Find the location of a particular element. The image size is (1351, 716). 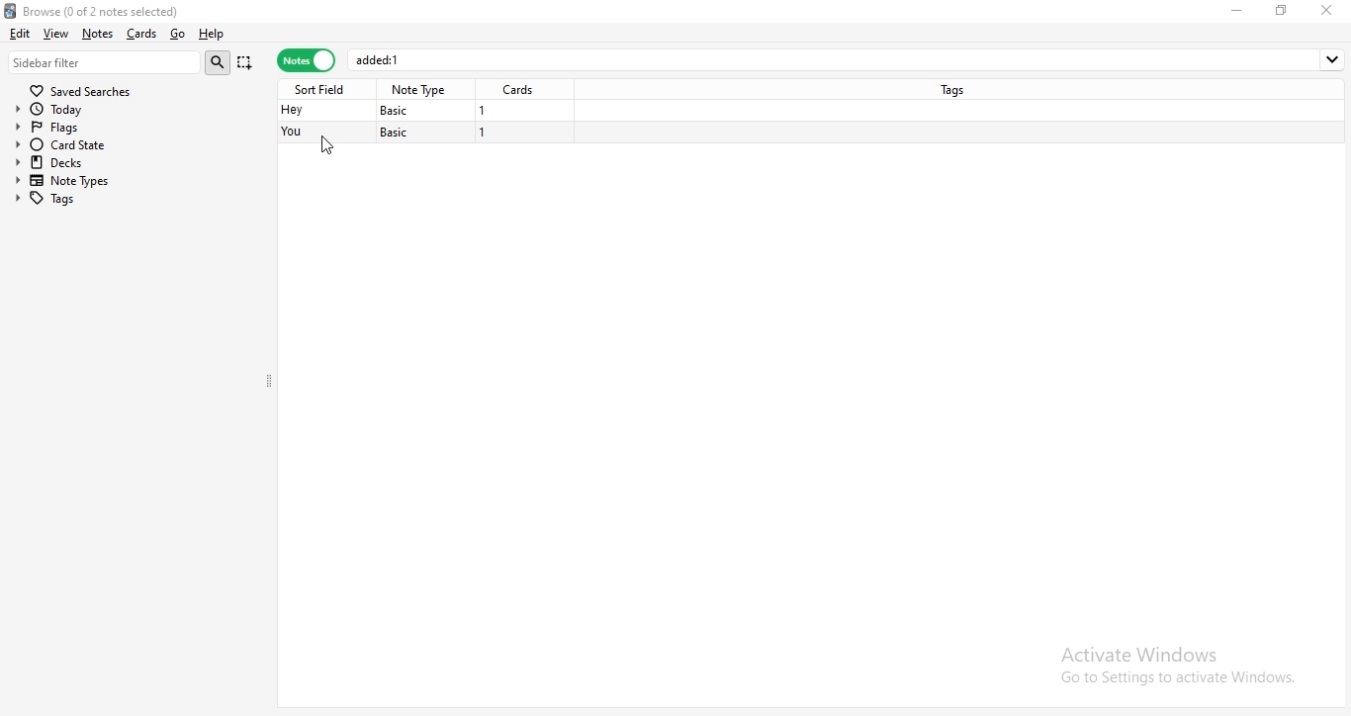

notes is located at coordinates (306, 61).